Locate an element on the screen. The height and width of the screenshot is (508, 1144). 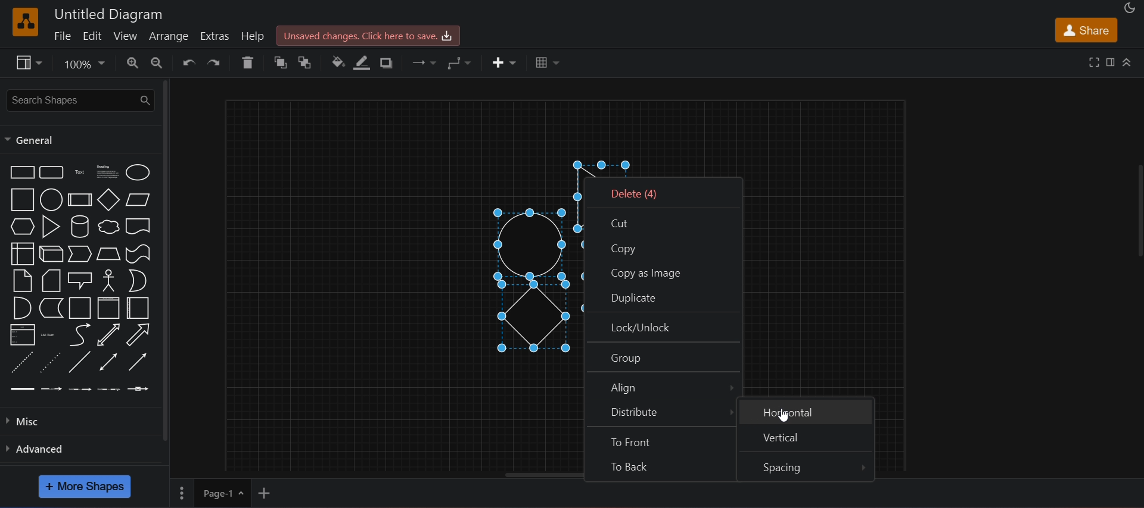
view is located at coordinates (31, 64).